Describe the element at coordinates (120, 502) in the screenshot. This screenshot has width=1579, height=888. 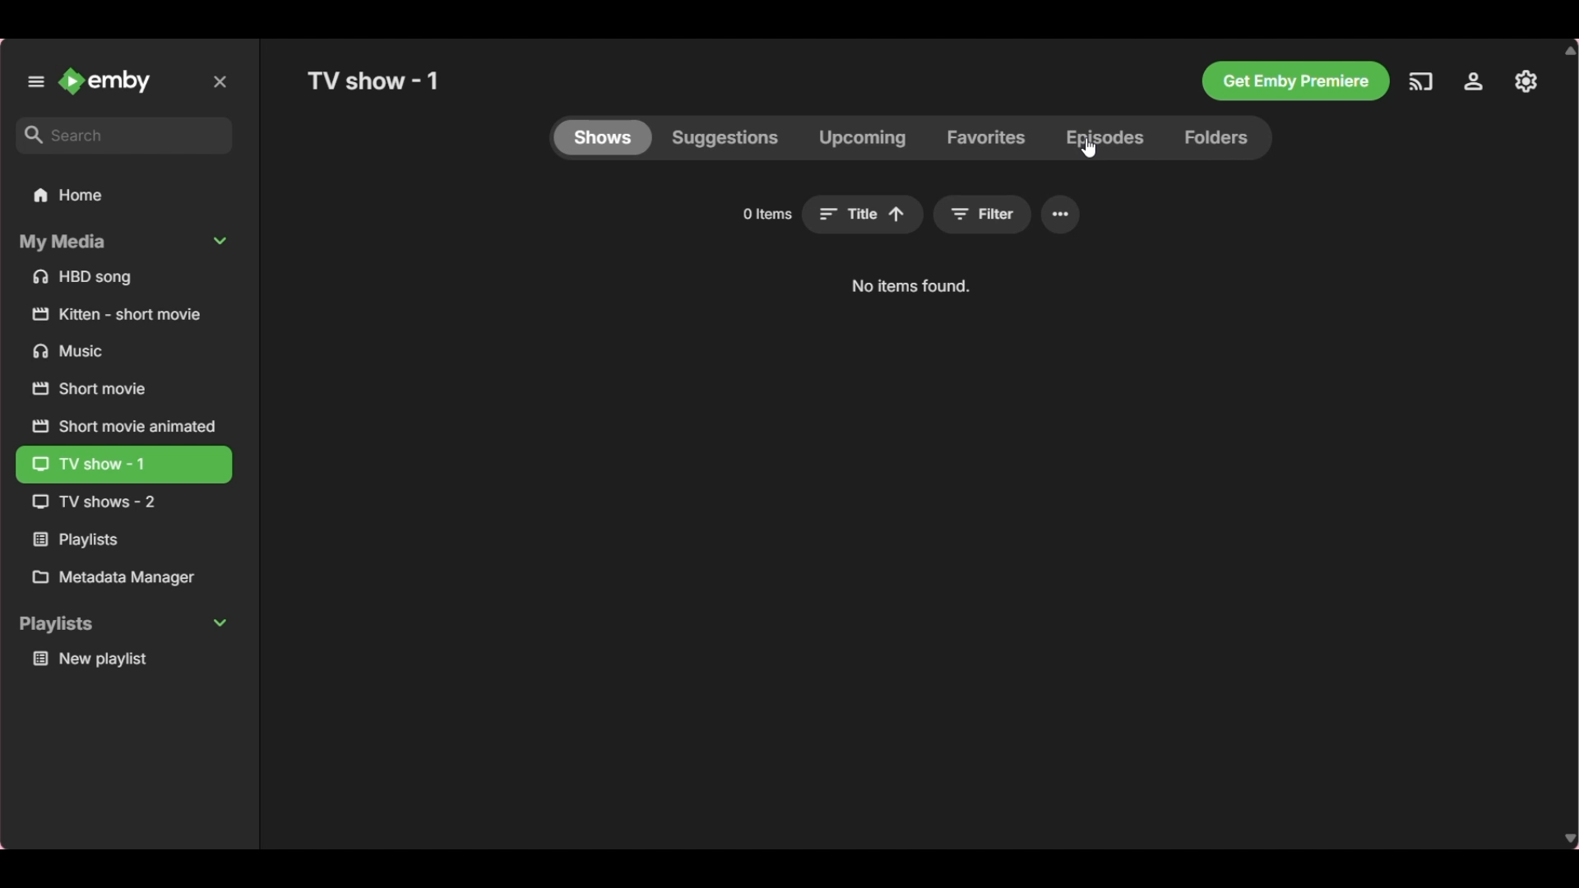
I see `TV show` at that location.